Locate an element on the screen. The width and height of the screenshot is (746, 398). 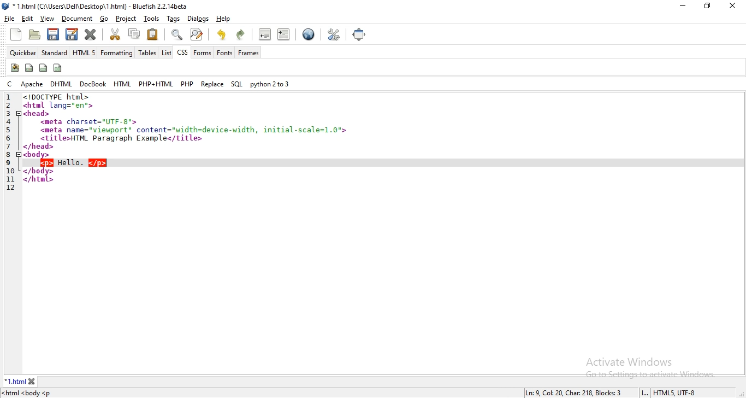
* 1.html (C:\Users\Dell\Desktop\ 1.html) - Bluefish 2.2.14beta is located at coordinates (102, 7).